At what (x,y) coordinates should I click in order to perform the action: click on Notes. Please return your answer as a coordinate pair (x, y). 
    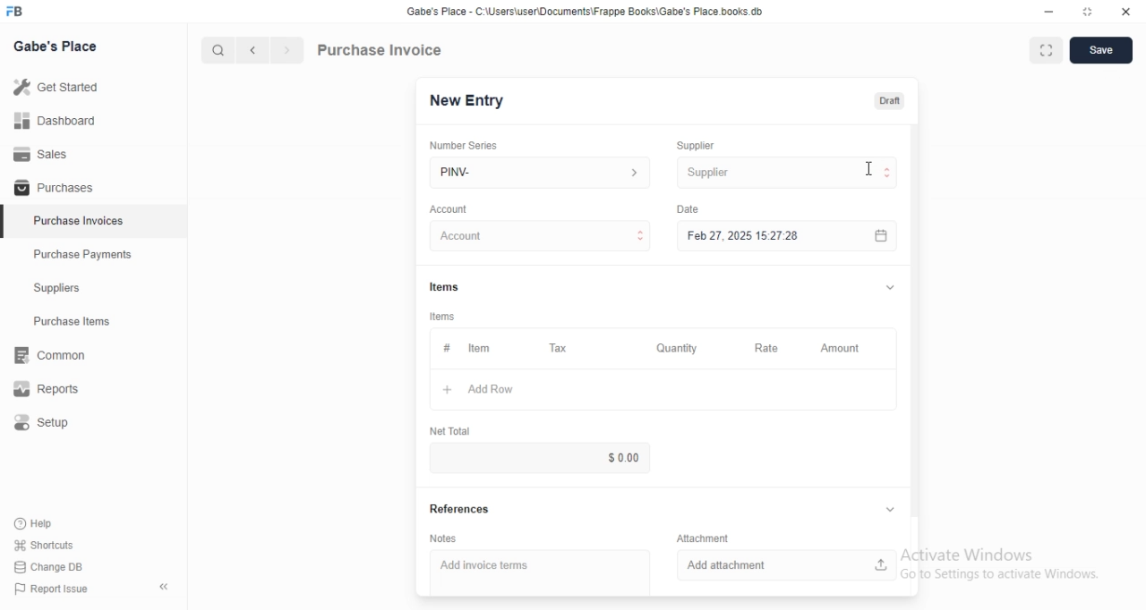
    Looking at the image, I should click on (443, 538).